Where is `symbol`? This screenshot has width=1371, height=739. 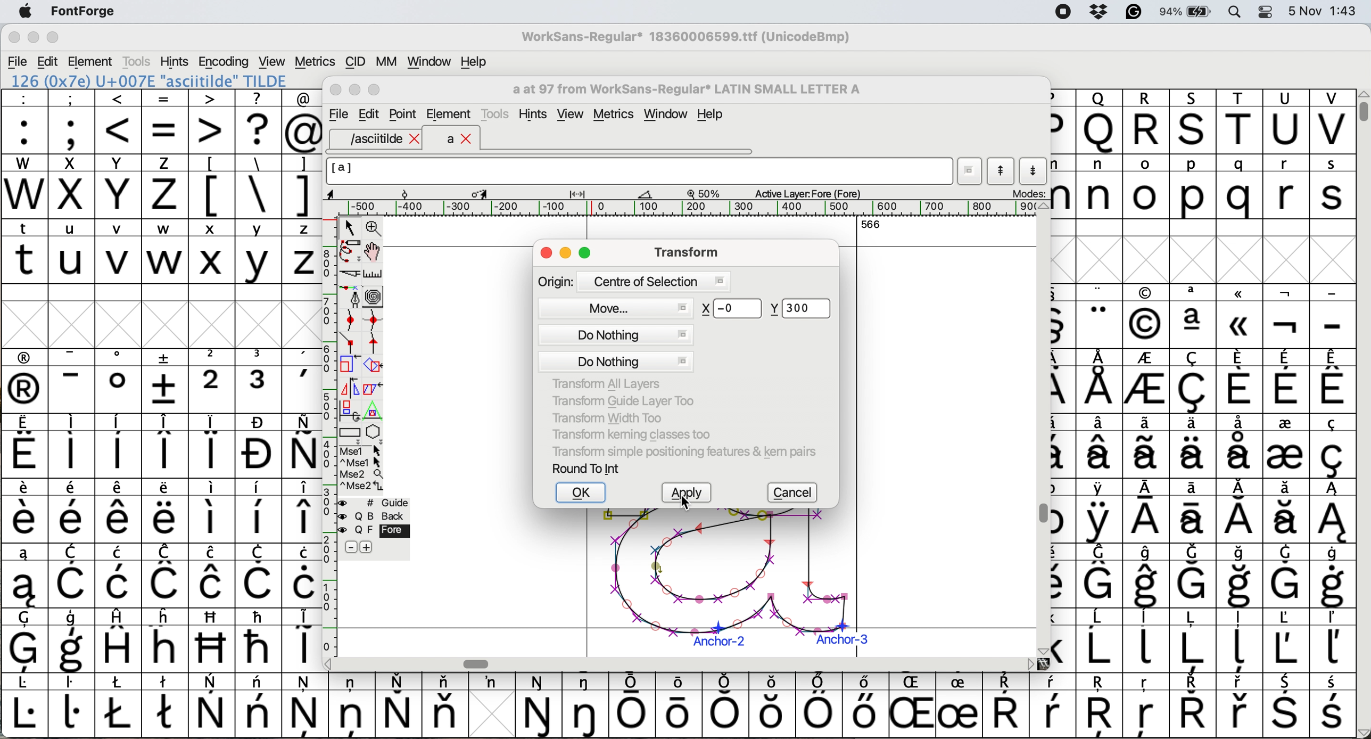
symbol is located at coordinates (213, 446).